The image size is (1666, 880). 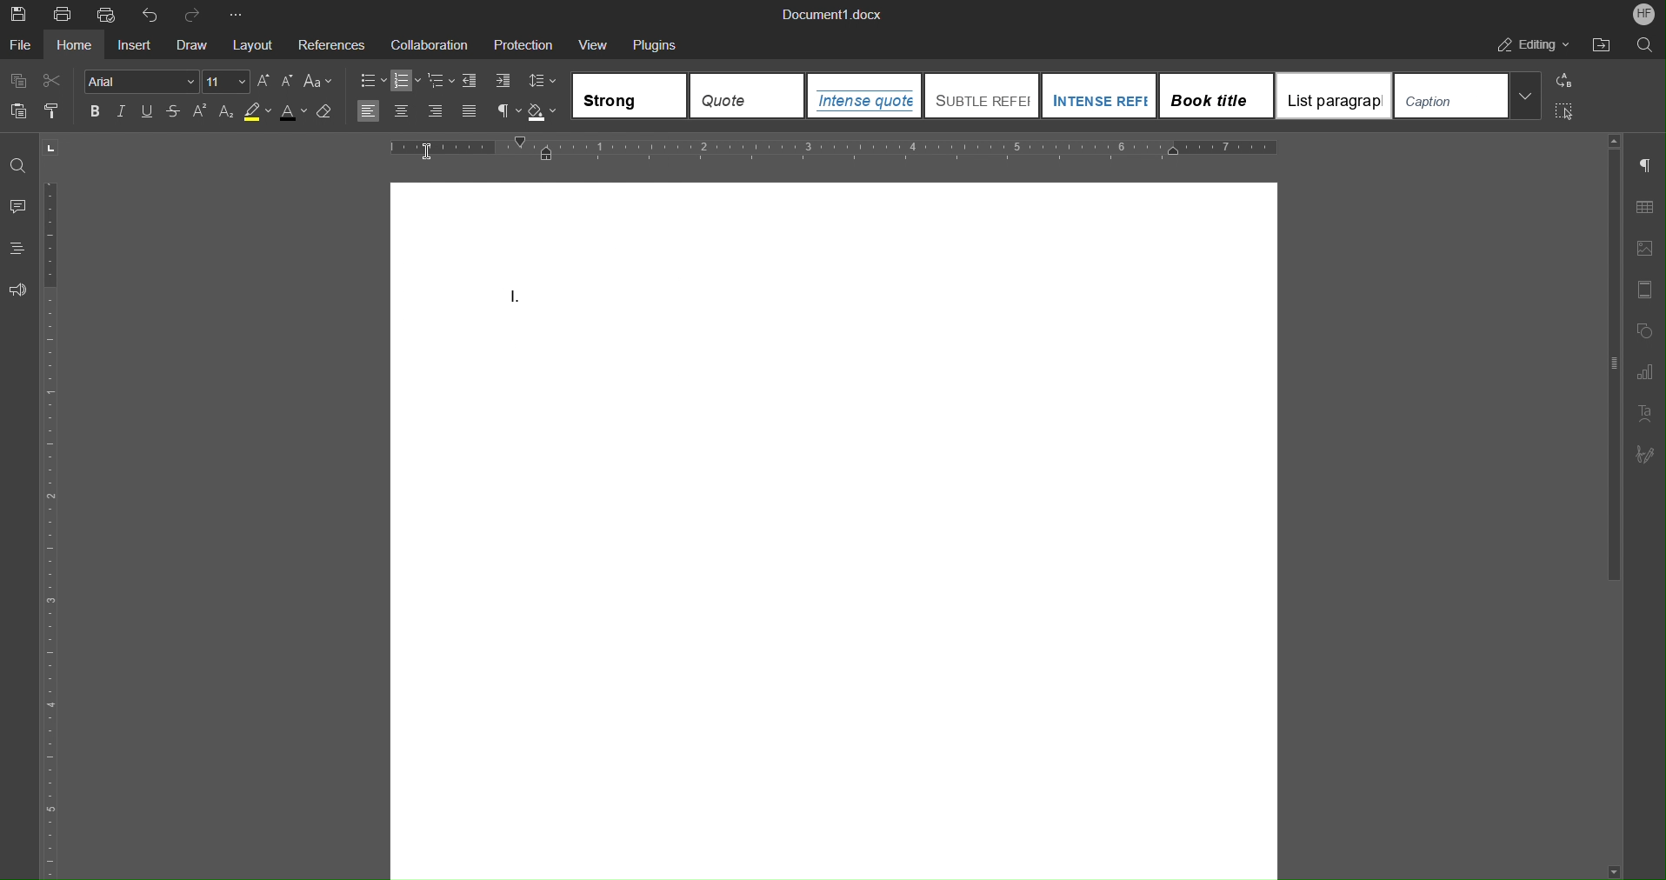 What do you see at coordinates (1644, 165) in the screenshot?
I see `Non-Printing Character` at bounding box center [1644, 165].